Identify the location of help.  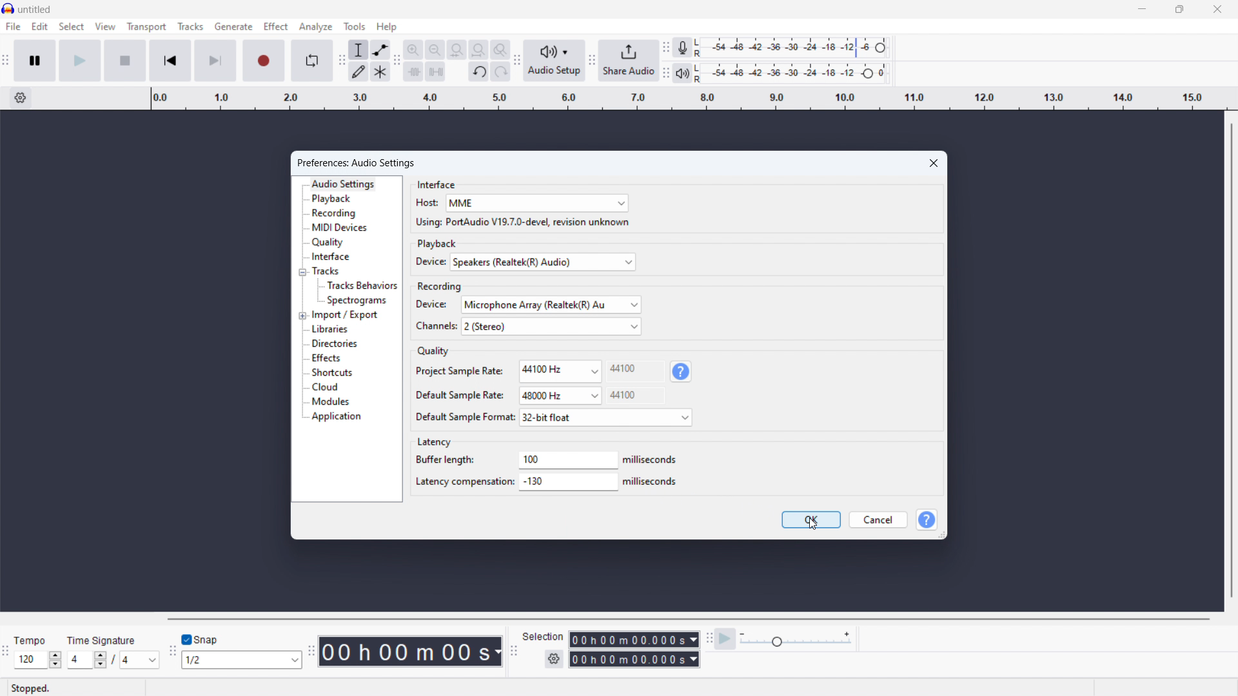
(682, 371).